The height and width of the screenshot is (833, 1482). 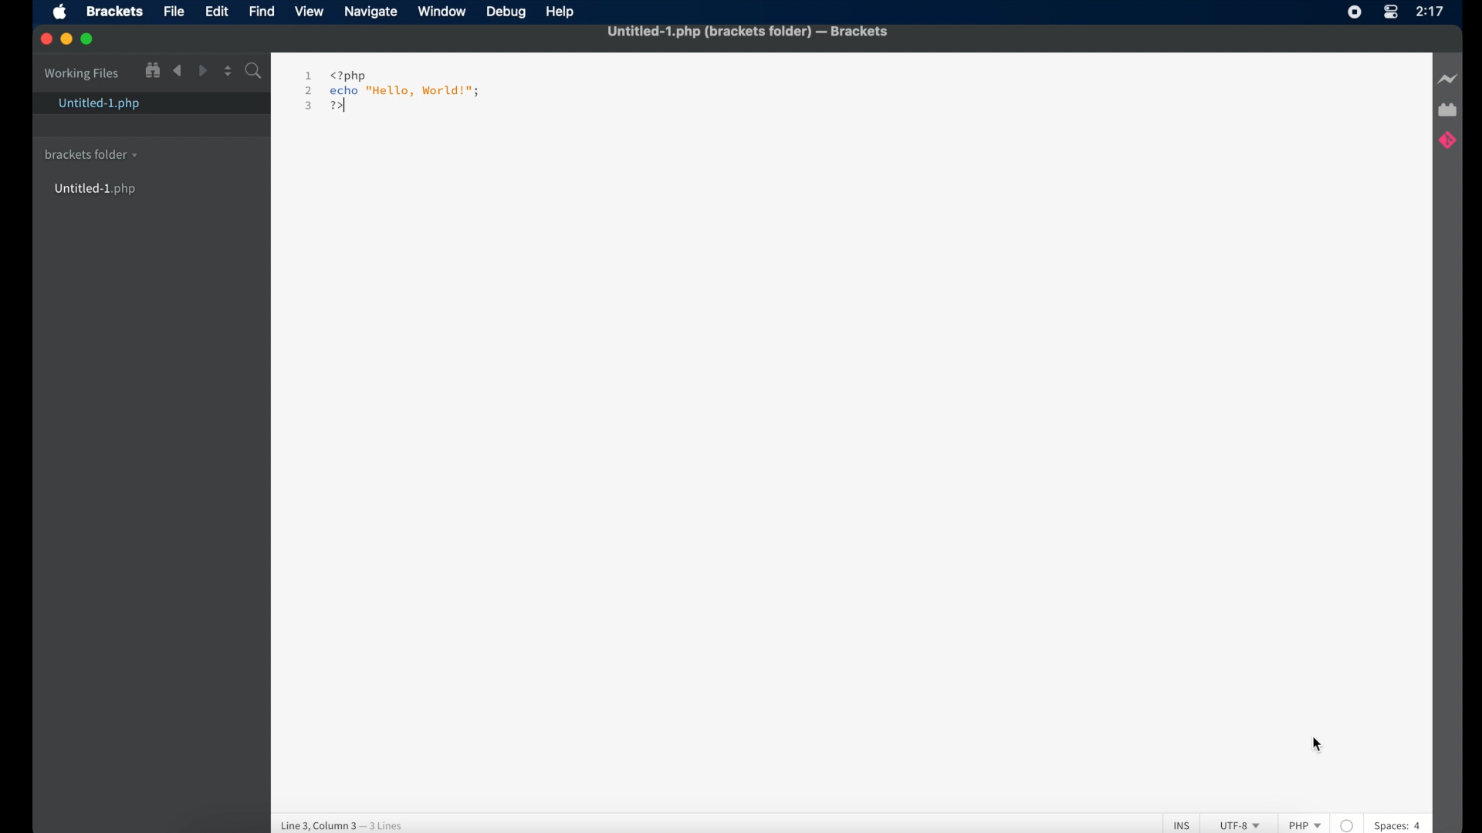 What do you see at coordinates (1430, 12) in the screenshot?
I see `time` at bounding box center [1430, 12].